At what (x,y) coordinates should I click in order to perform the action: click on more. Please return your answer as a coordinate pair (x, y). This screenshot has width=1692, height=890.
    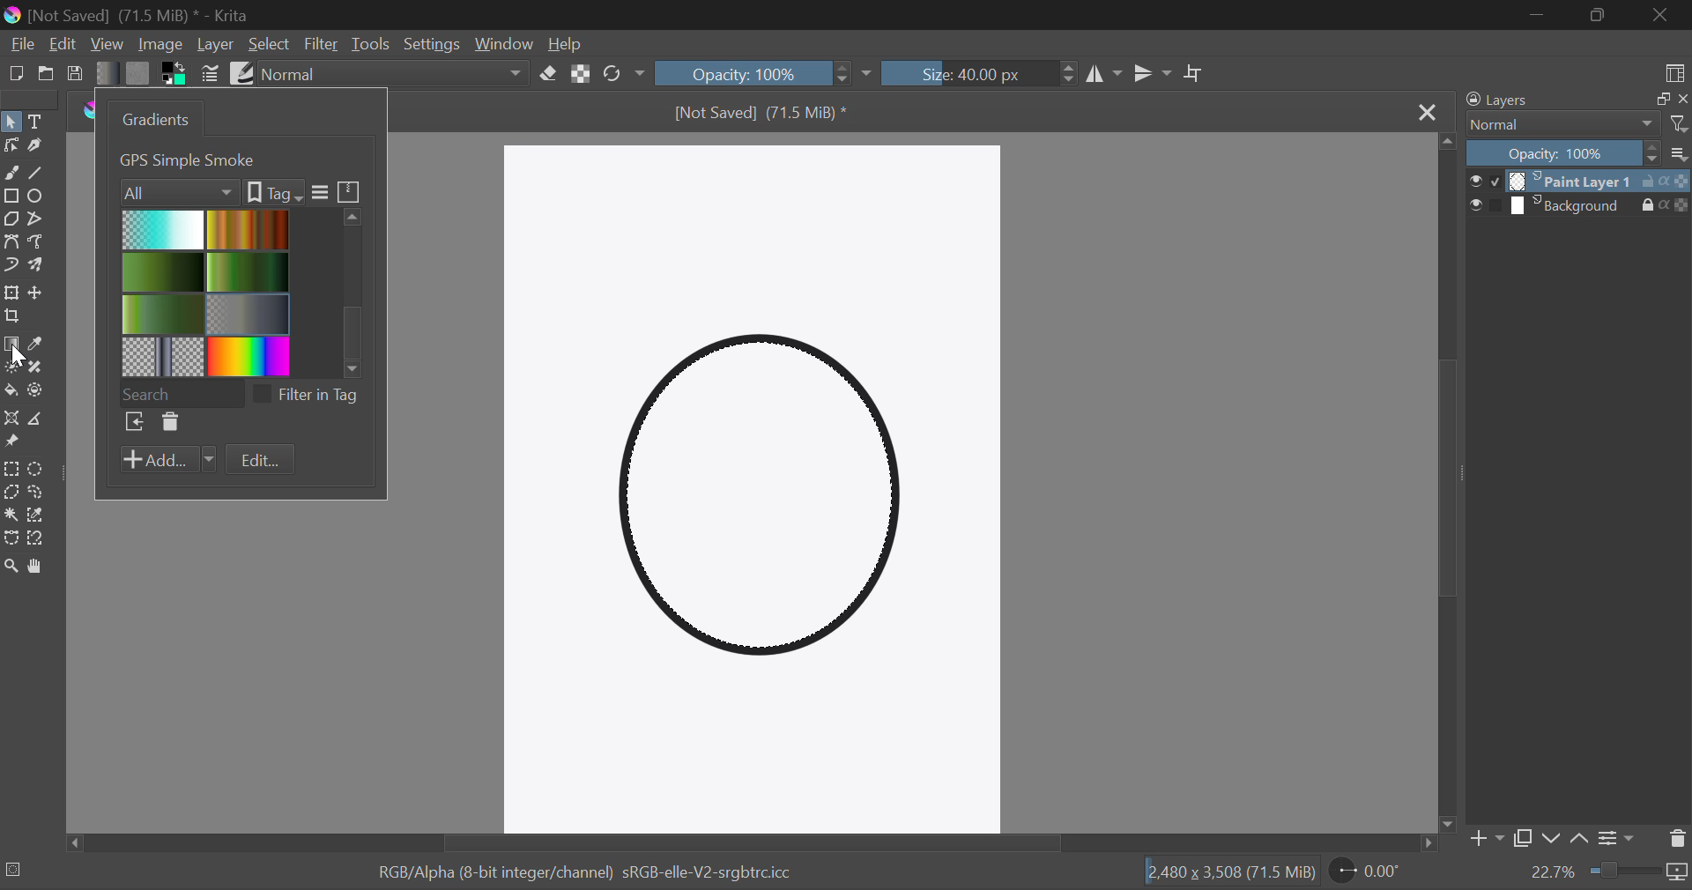
    Looking at the image, I should click on (1679, 154).